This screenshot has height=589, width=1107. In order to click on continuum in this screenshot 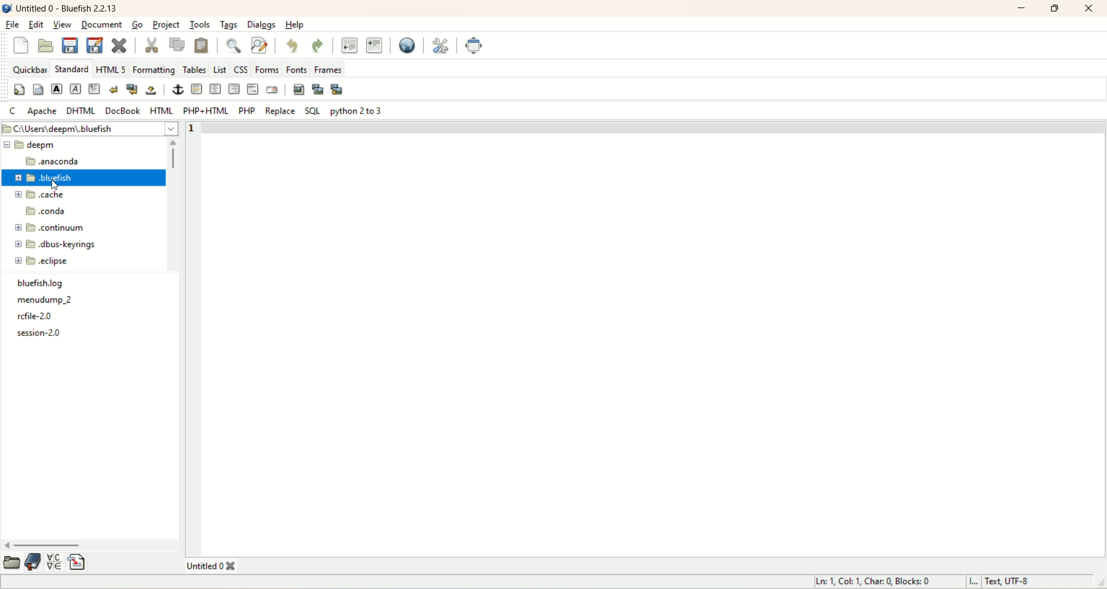, I will do `click(49, 228)`.